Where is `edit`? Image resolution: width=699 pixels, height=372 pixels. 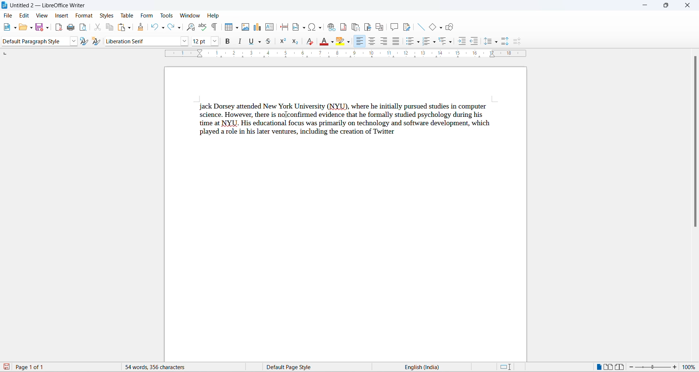
edit is located at coordinates (25, 16).